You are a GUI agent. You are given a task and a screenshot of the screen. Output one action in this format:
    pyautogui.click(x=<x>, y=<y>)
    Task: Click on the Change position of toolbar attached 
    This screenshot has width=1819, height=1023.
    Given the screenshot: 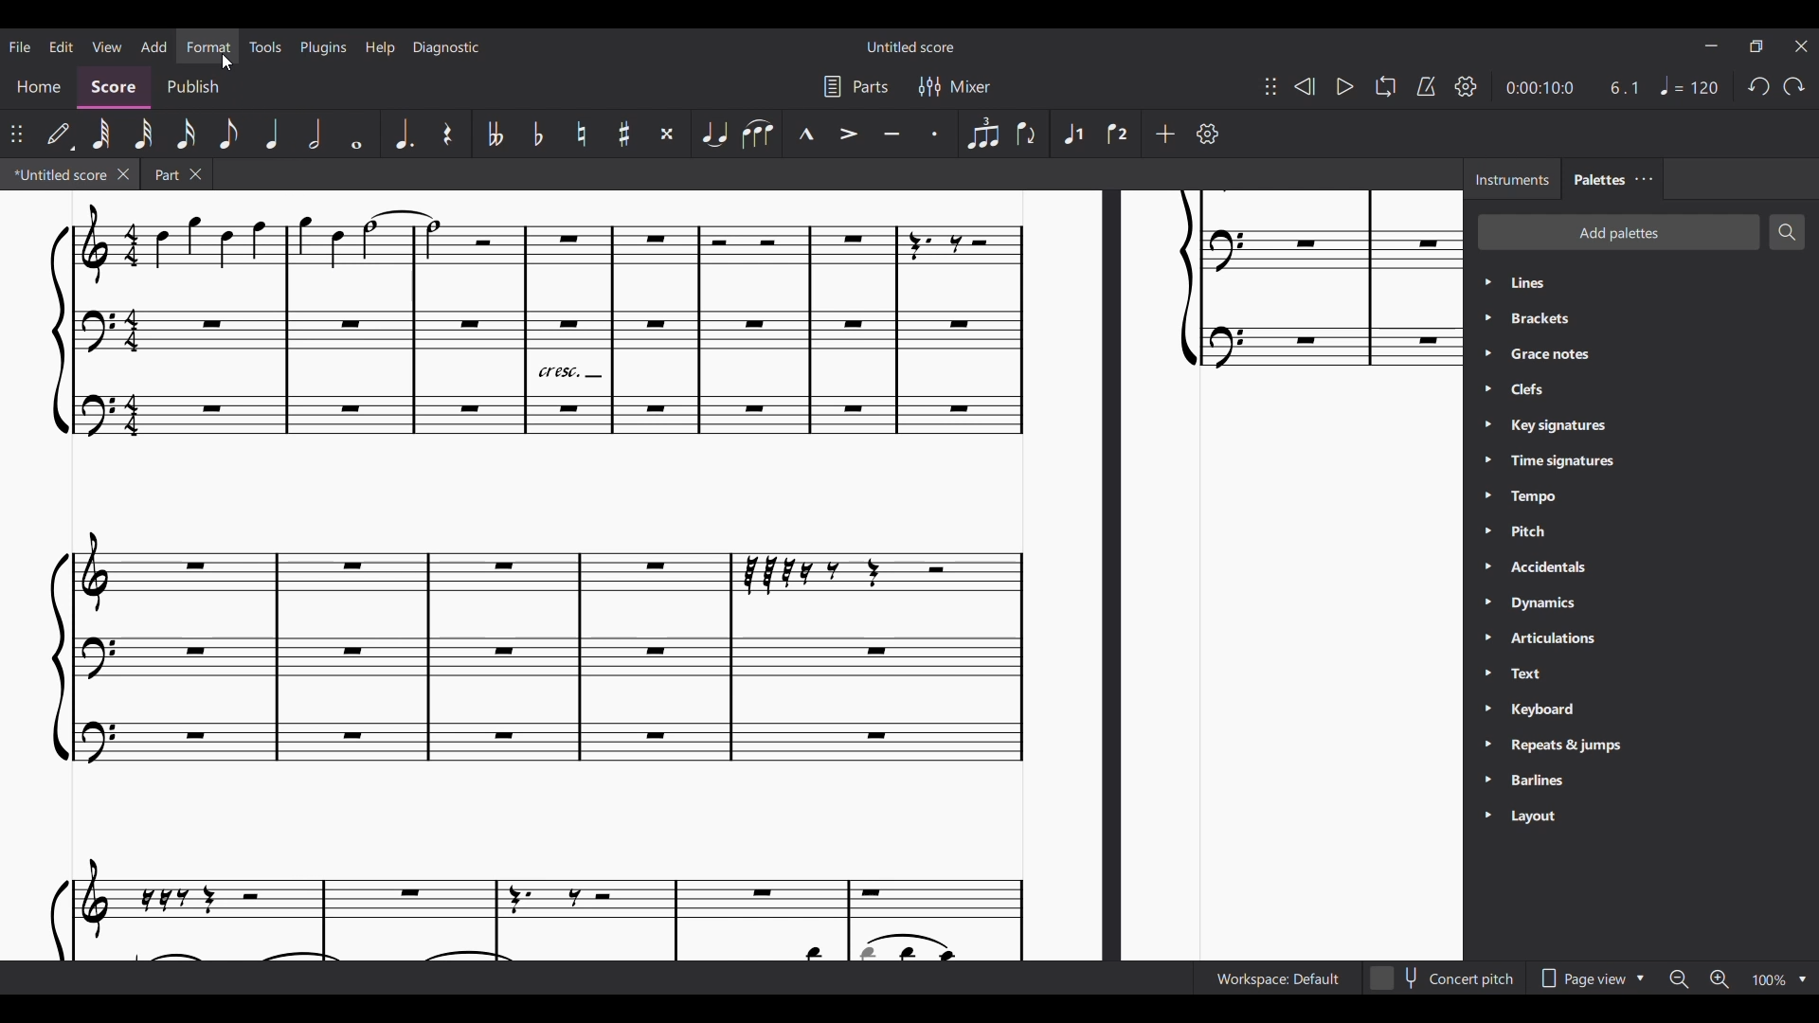 What is the action you would take?
    pyautogui.click(x=17, y=134)
    